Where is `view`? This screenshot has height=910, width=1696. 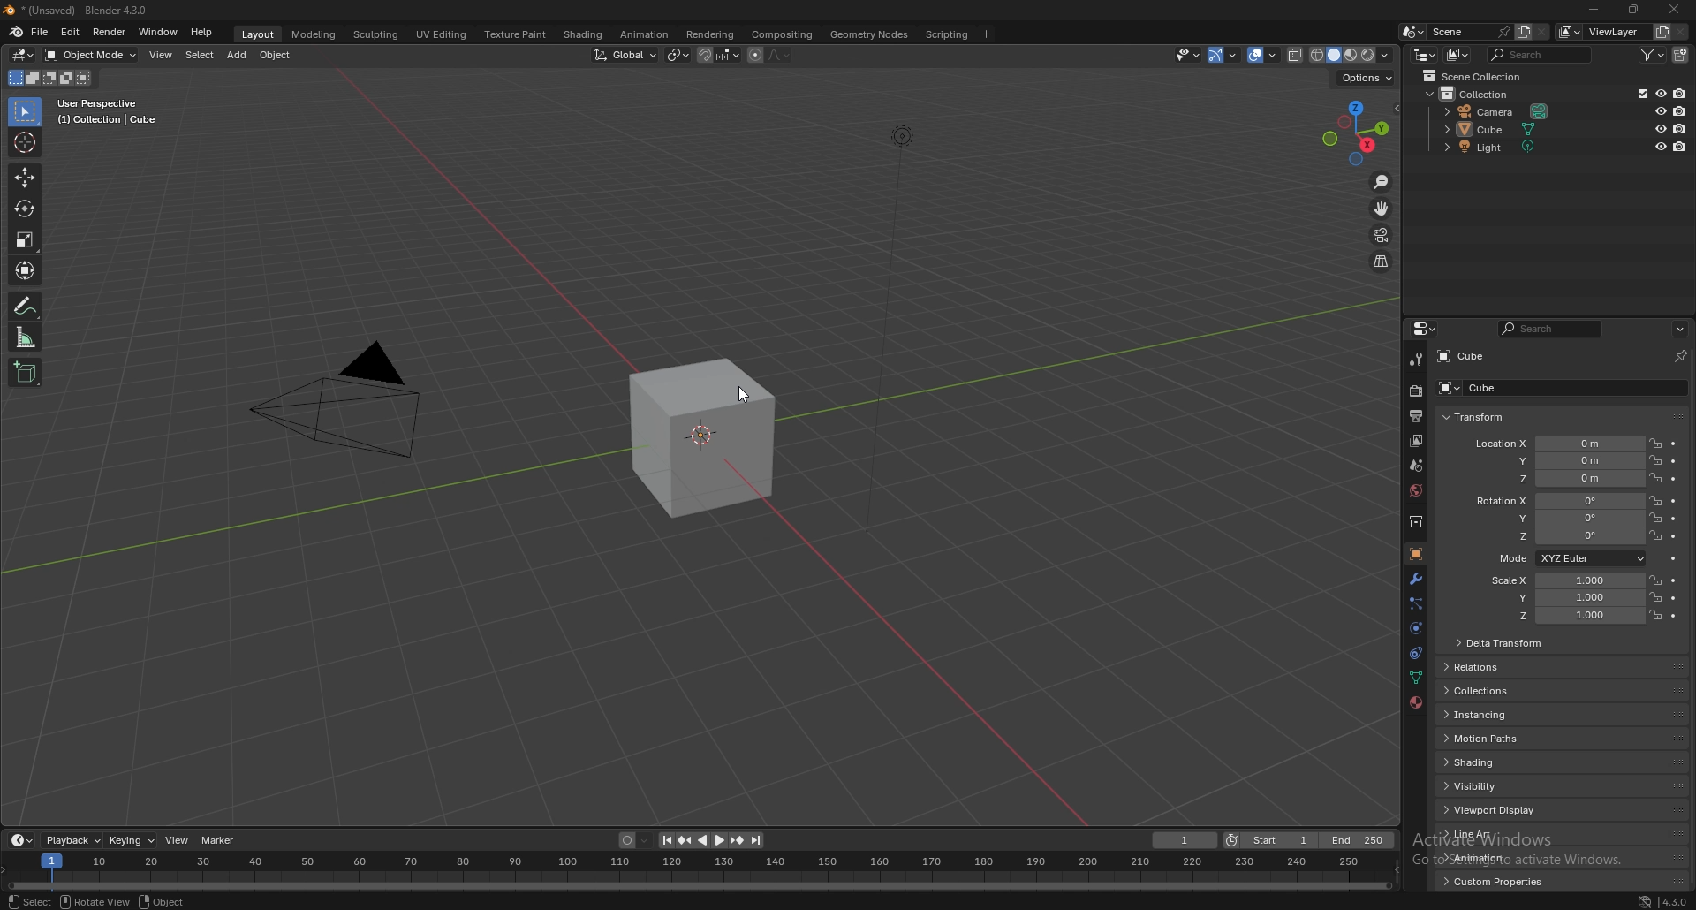
view is located at coordinates (177, 838).